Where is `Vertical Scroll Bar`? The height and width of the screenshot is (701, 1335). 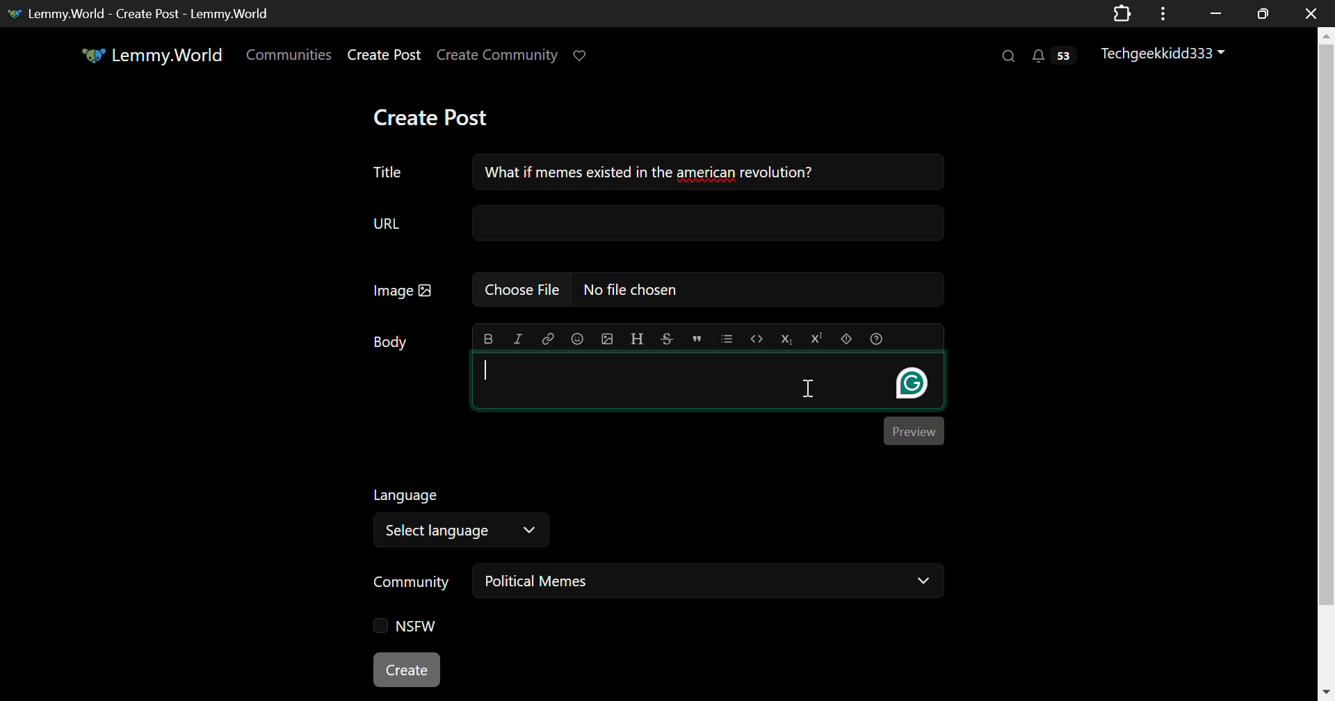 Vertical Scroll Bar is located at coordinates (1325, 366).